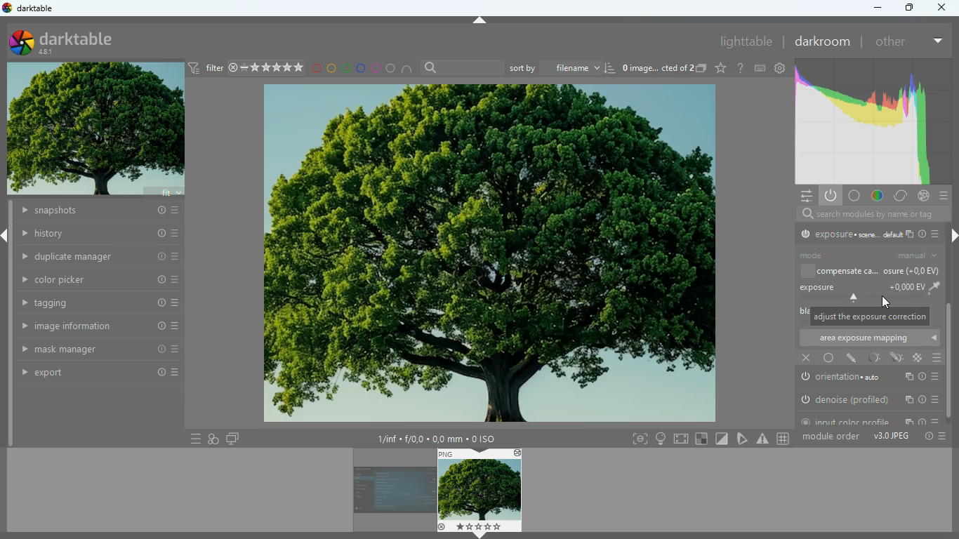 This screenshot has width=959, height=539. Describe the element at coordinates (867, 213) in the screenshot. I see `search` at that location.